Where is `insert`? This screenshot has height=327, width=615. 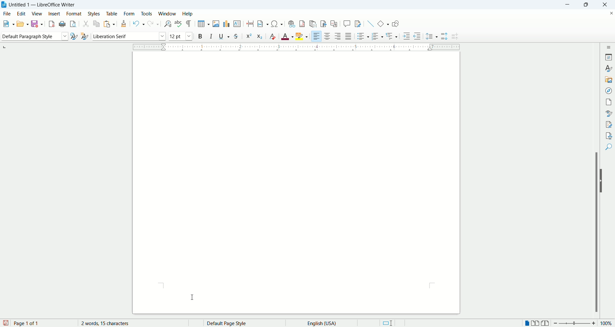 insert is located at coordinates (54, 13).